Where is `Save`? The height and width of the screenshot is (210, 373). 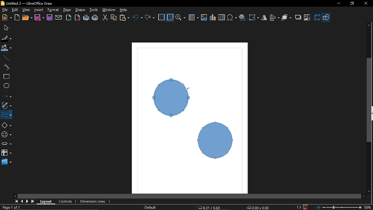
Save is located at coordinates (306, 207).